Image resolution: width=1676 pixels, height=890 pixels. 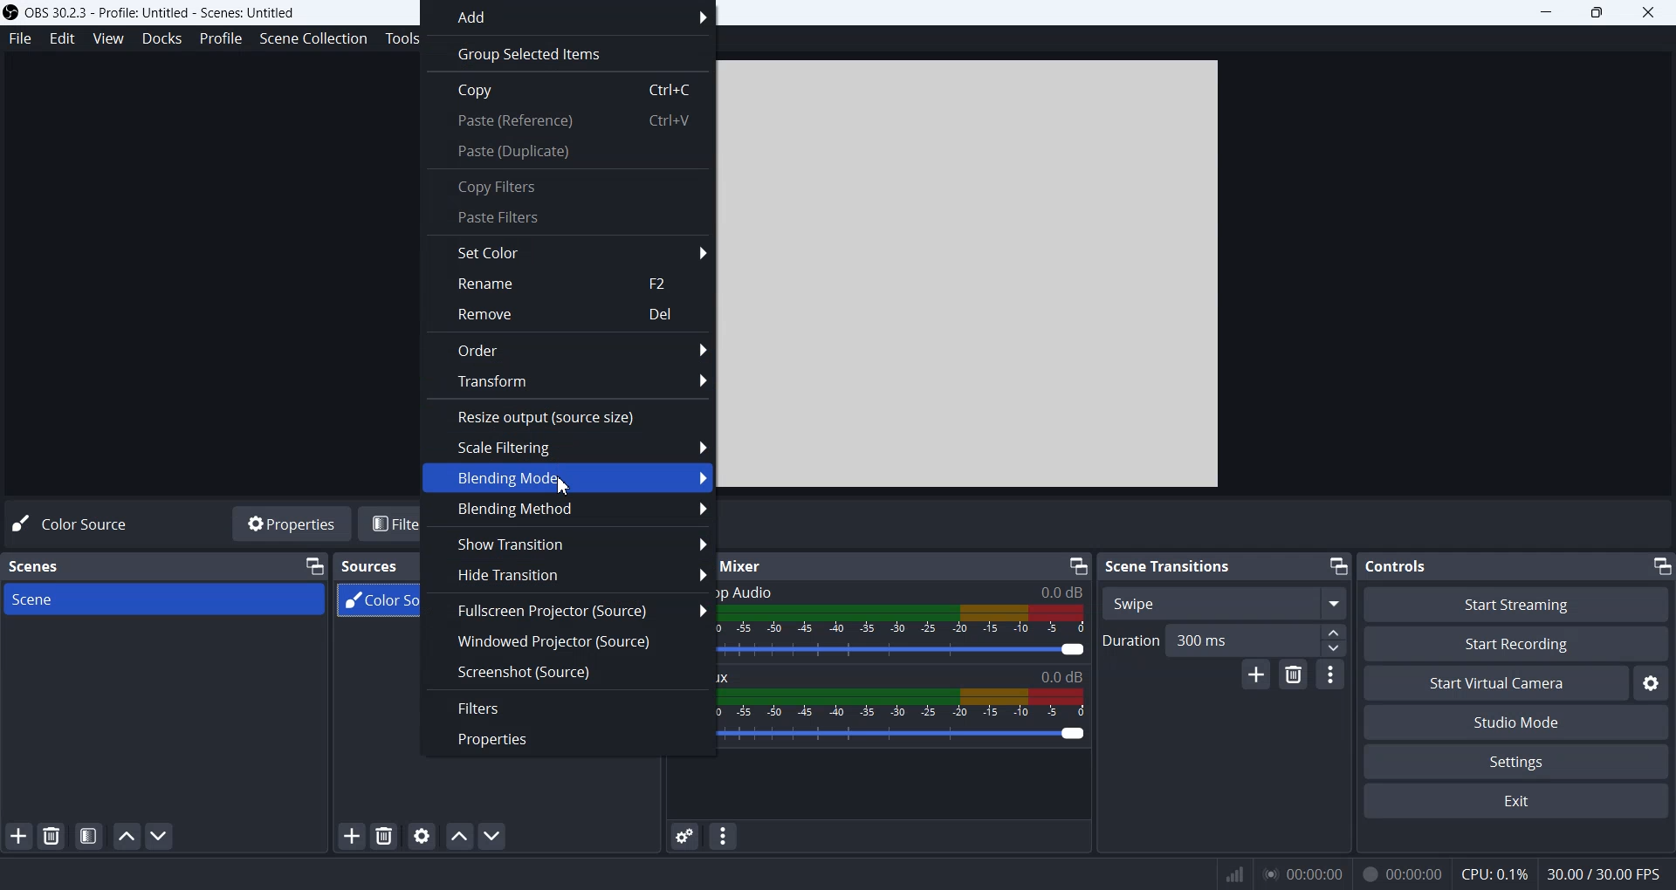 What do you see at coordinates (569, 285) in the screenshot?
I see `Rename` at bounding box center [569, 285].